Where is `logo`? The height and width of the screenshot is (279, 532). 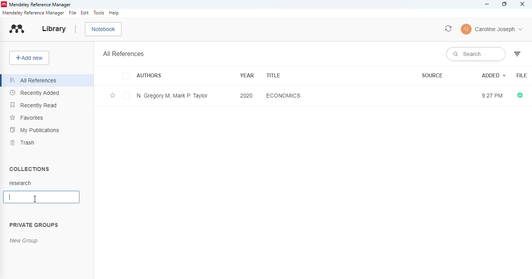 logo is located at coordinates (4, 5).